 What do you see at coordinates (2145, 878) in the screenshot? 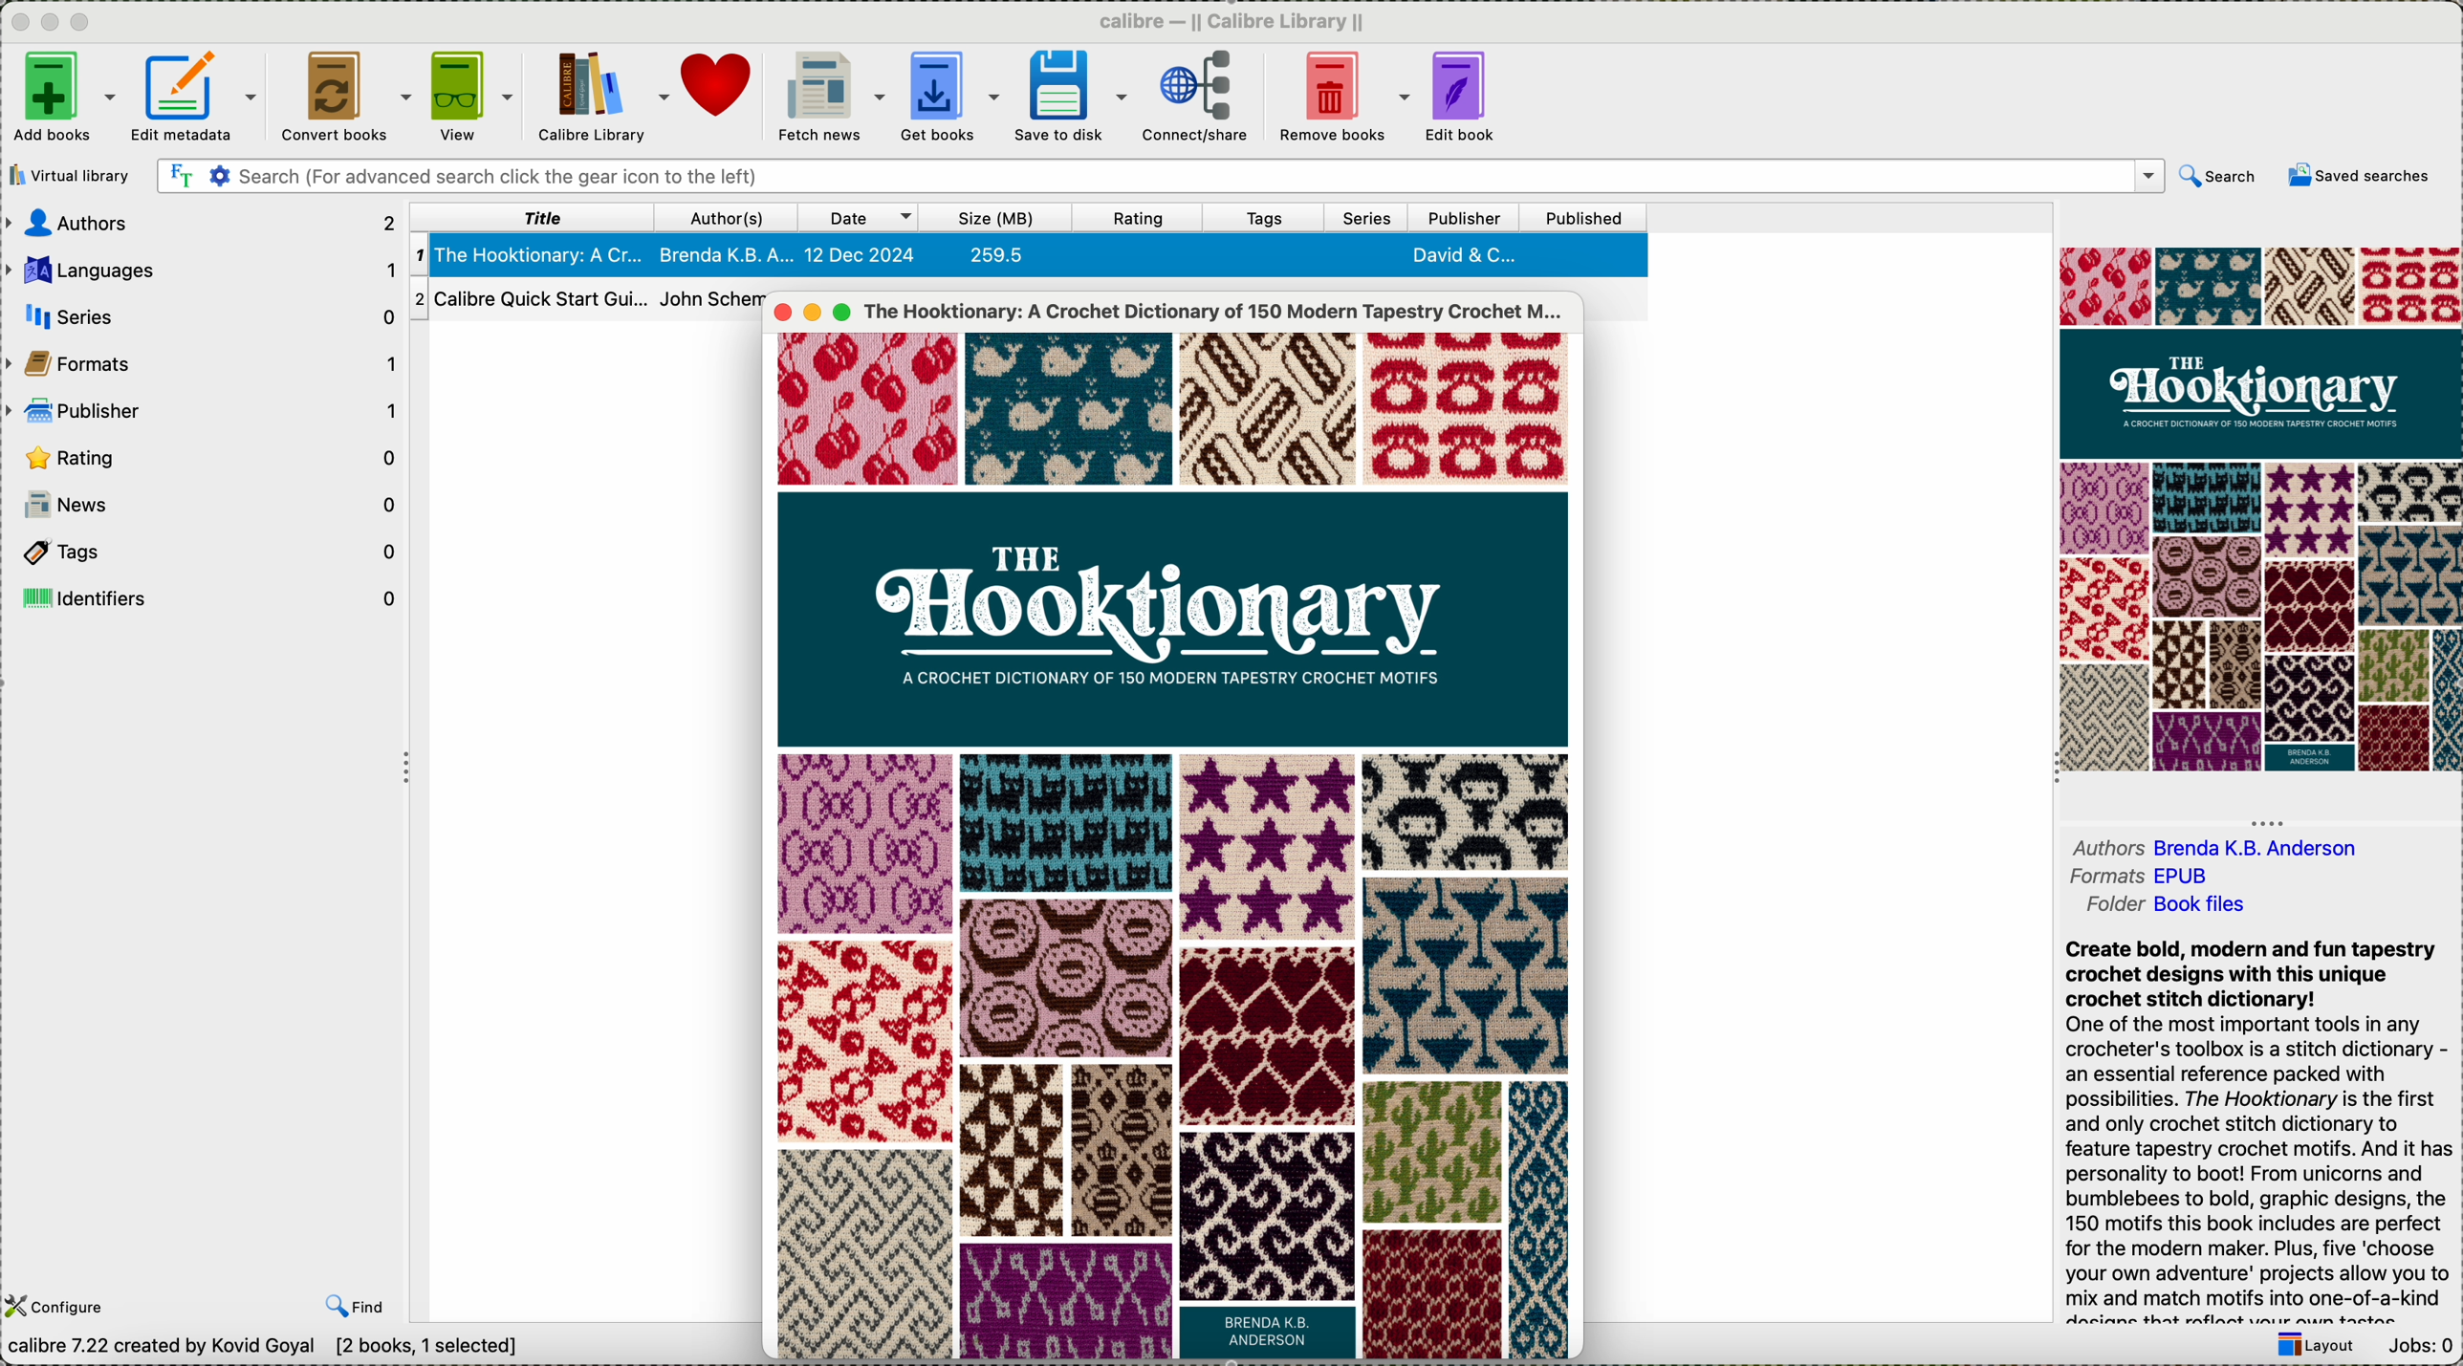
I see `formats` at bounding box center [2145, 878].